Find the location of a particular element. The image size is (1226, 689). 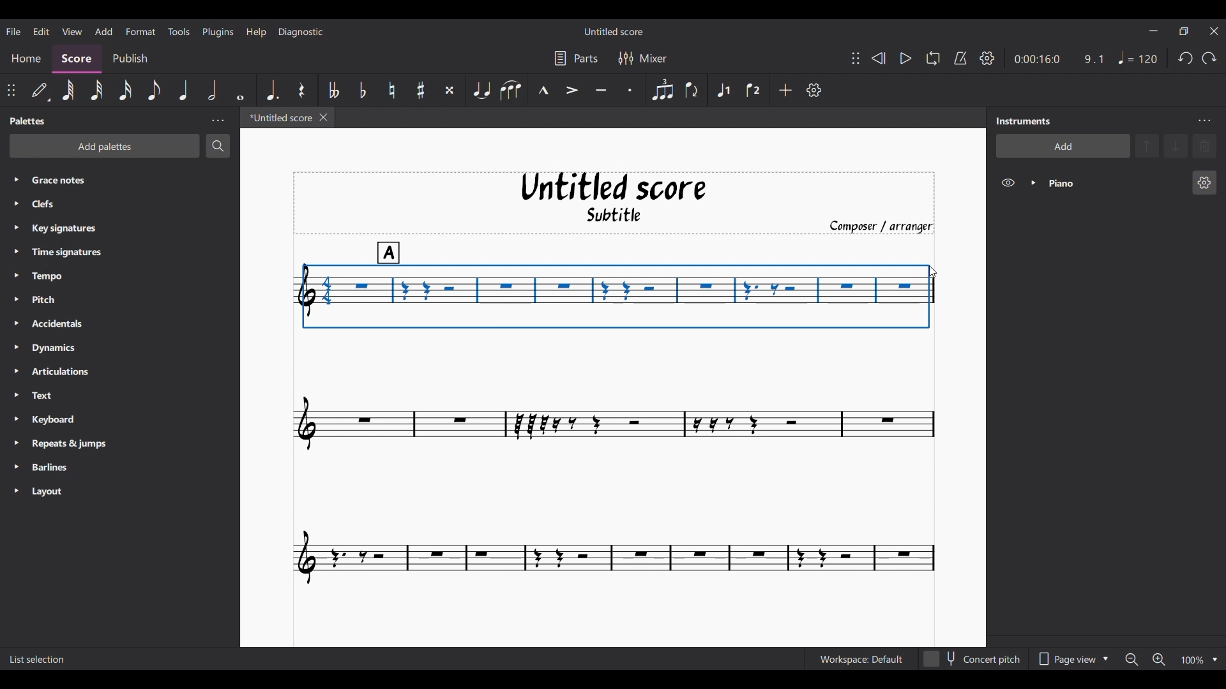

Piano settings is located at coordinates (1204, 182).